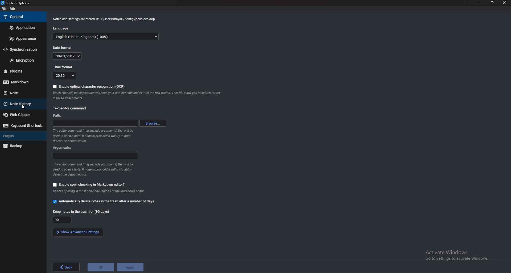  I want to click on Keep notes in the trash for, so click(63, 220).